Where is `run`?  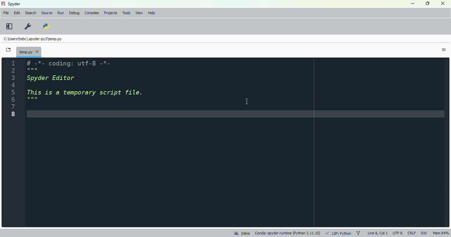
run is located at coordinates (61, 13).